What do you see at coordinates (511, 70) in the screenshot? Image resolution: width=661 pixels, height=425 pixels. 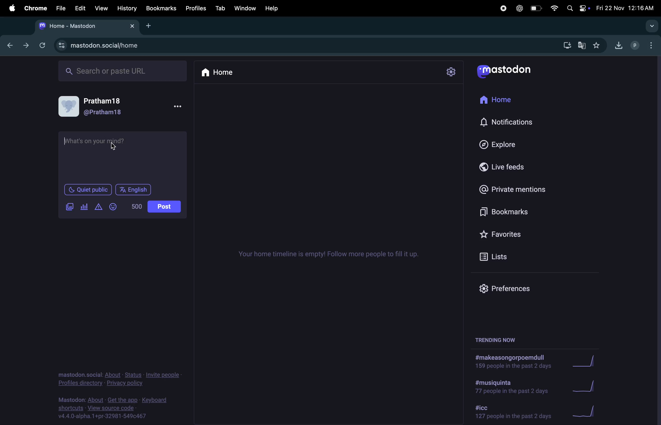 I see `mastodon logo` at bounding box center [511, 70].